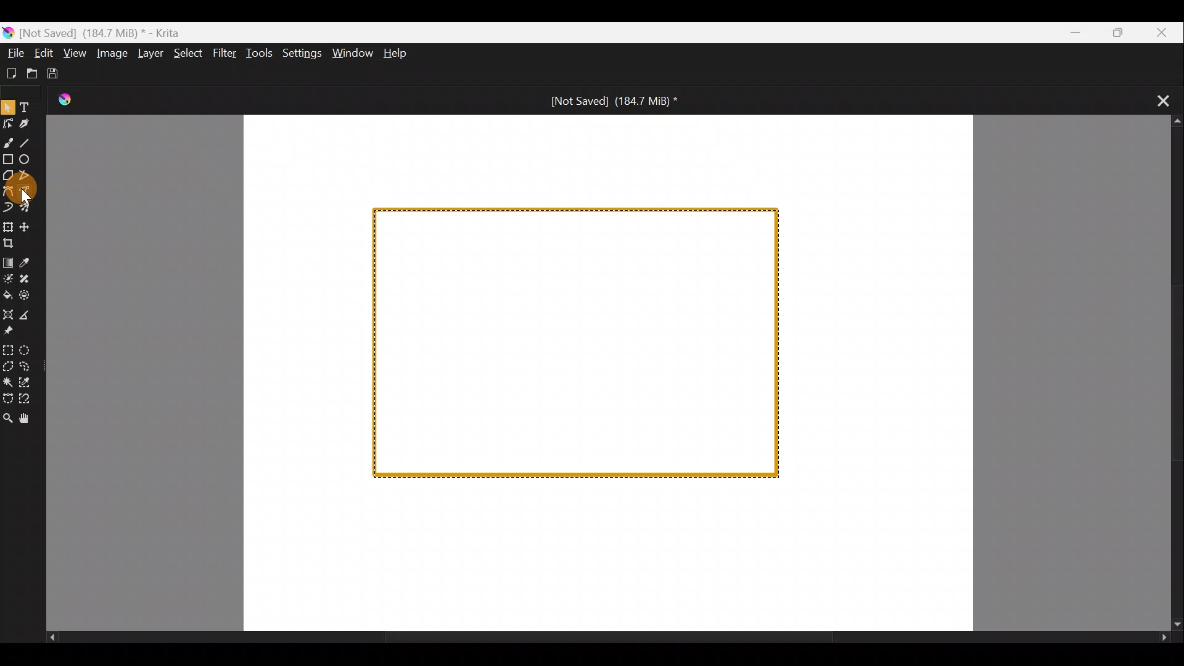 The height and width of the screenshot is (666, 1184). What do you see at coordinates (151, 52) in the screenshot?
I see `Layer` at bounding box center [151, 52].